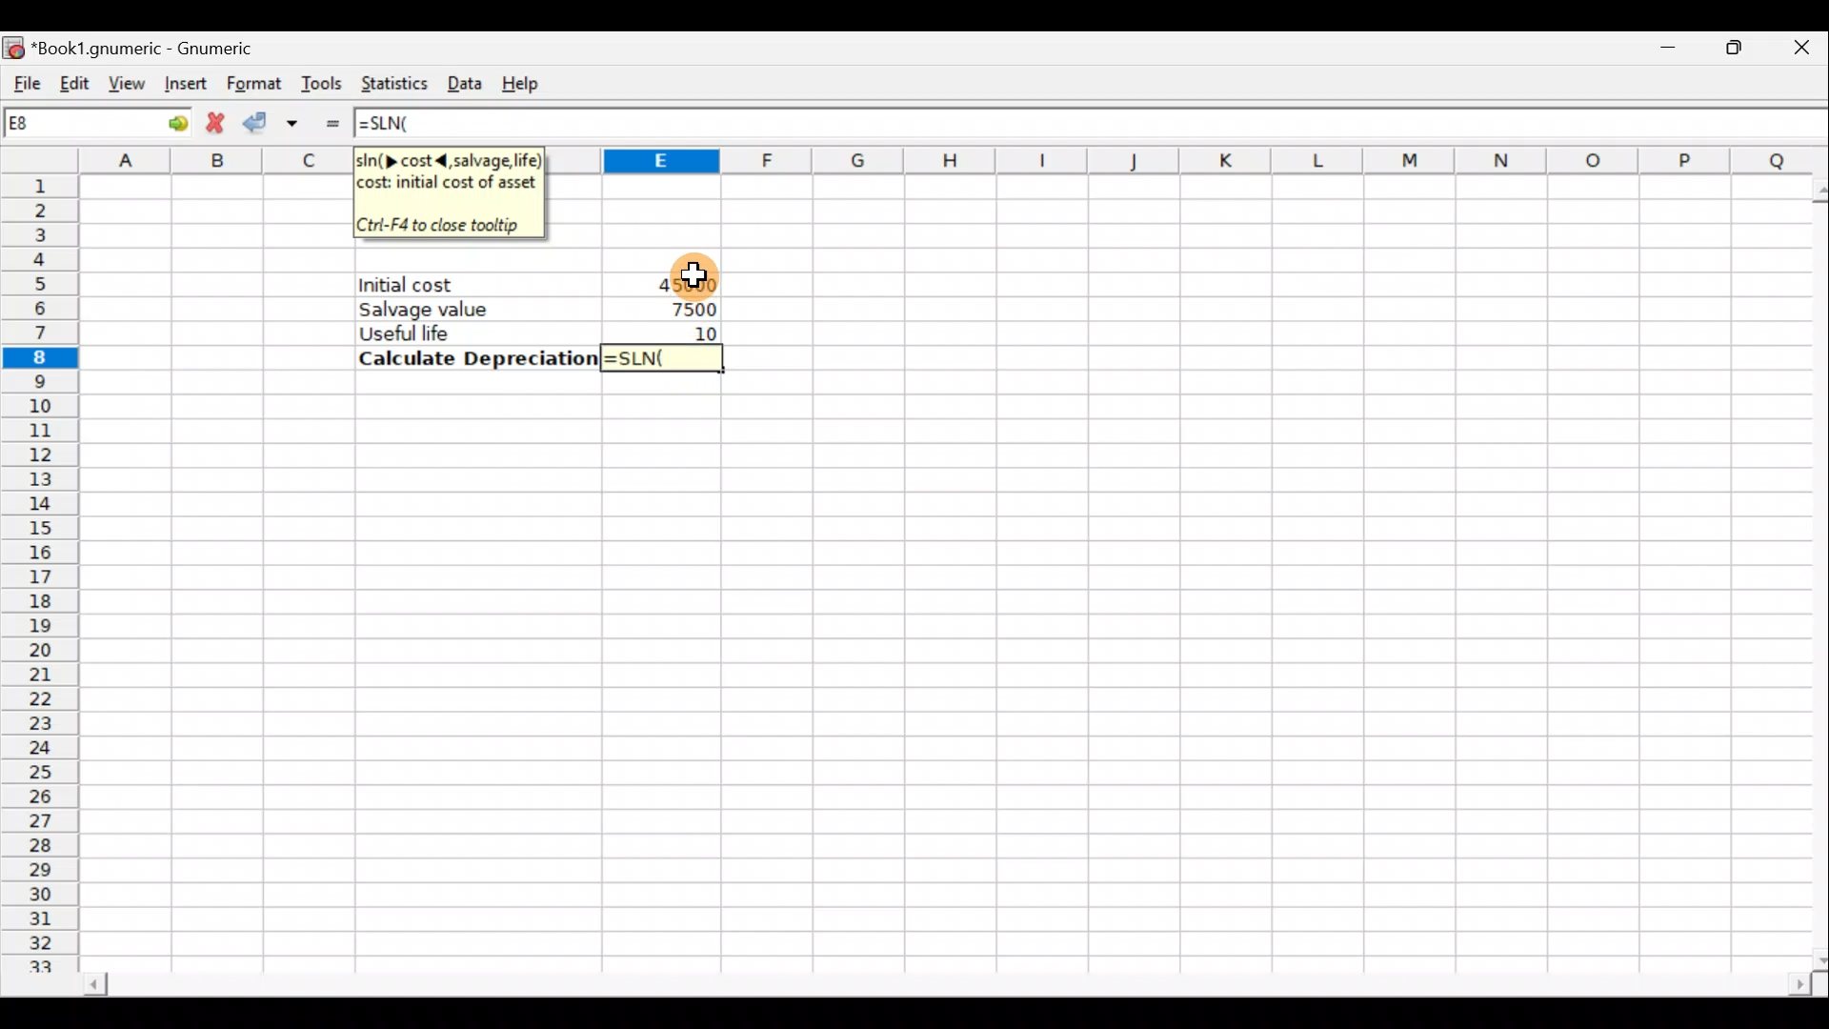  What do you see at coordinates (1664, 53) in the screenshot?
I see `Minimize` at bounding box center [1664, 53].